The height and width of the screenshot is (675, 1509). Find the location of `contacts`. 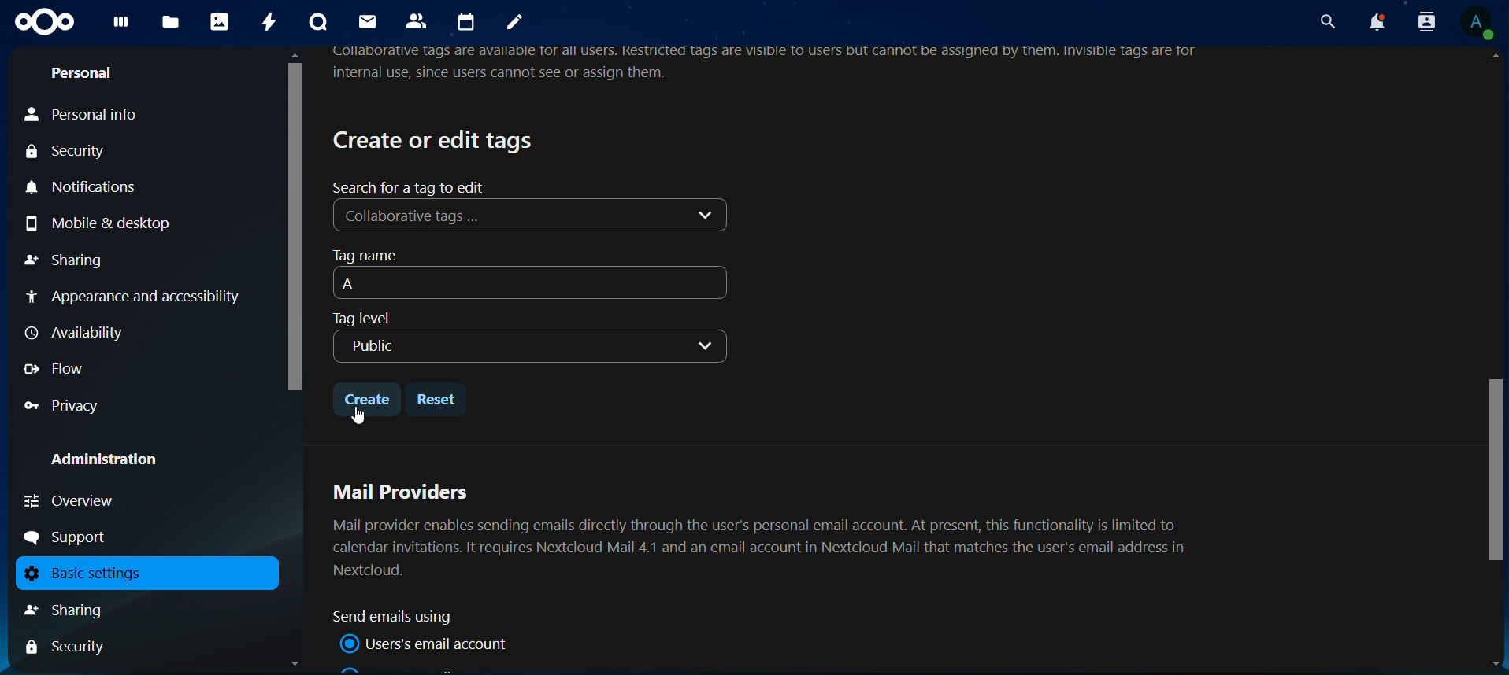

contacts is located at coordinates (420, 22).